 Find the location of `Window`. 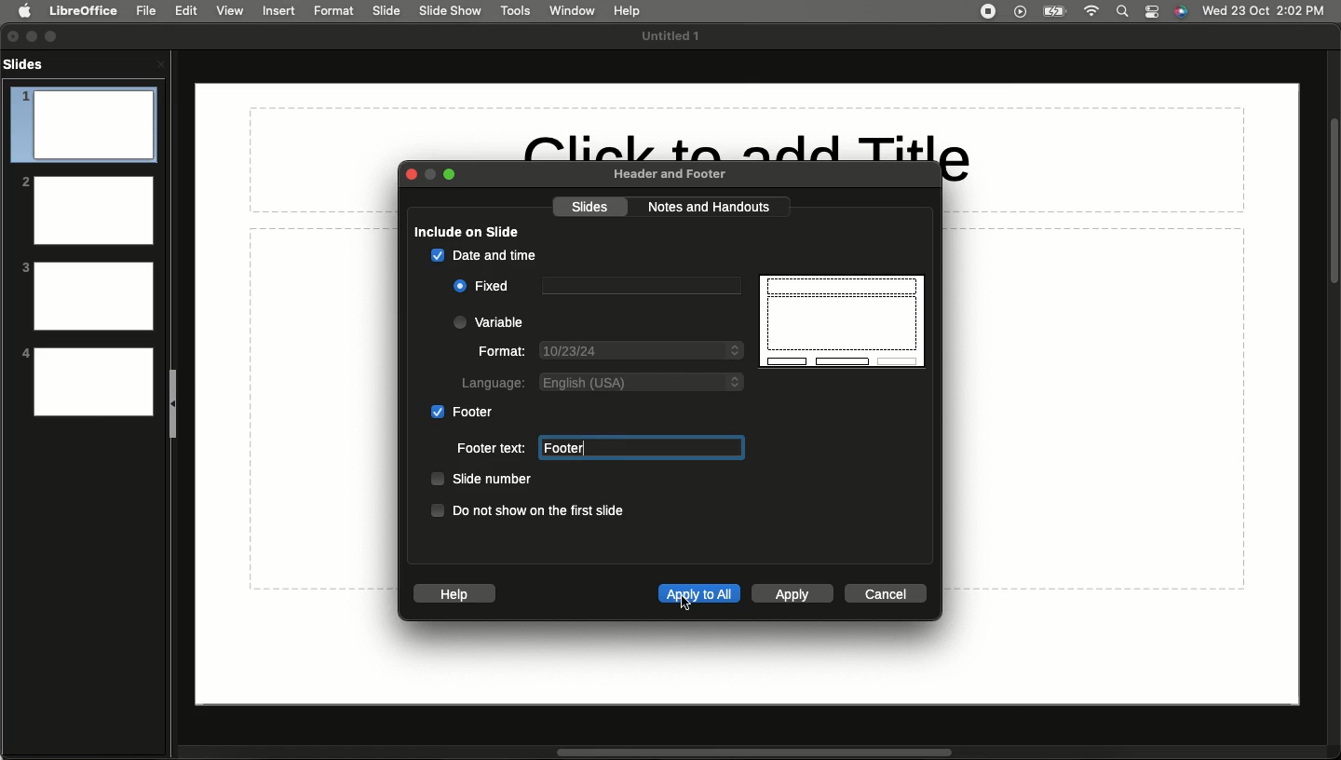

Window is located at coordinates (569, 10).